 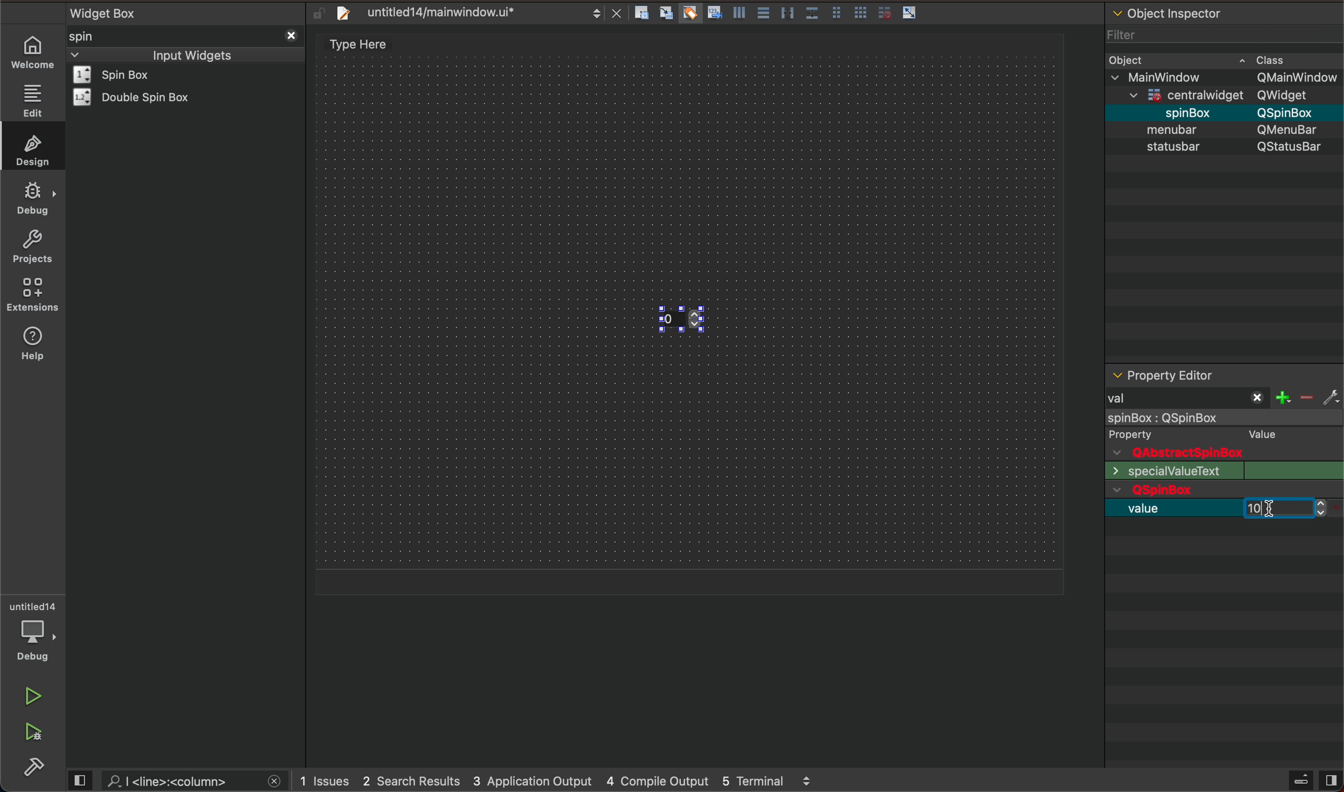 What do you see at coordinates (1223, 418) in the screenshot?
I see `object selected` at bounding box center [1223, 418].